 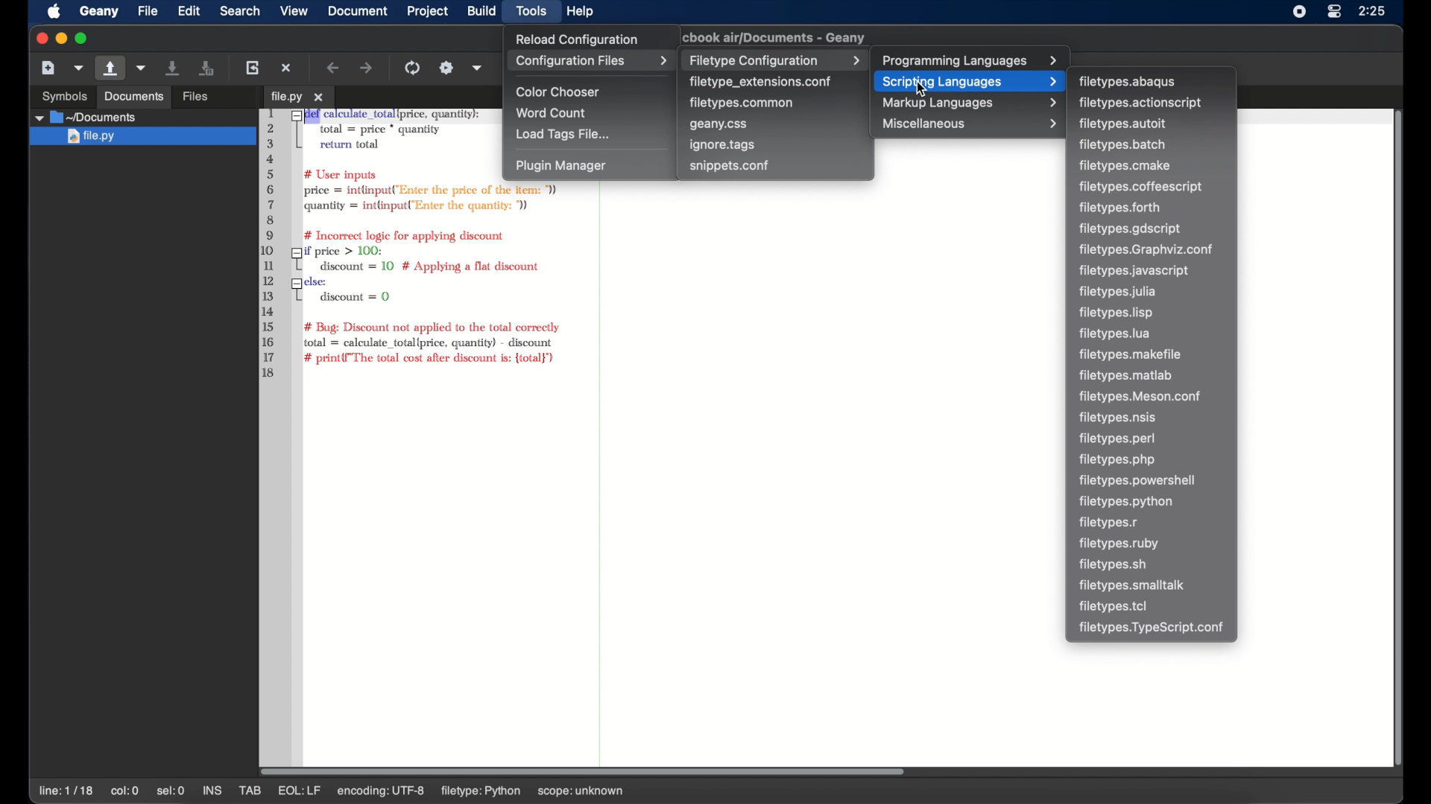 What do you see at coordinates (1131, 354) in the screenshot?
I see `filetypes` at bounding box center [1131, 354].